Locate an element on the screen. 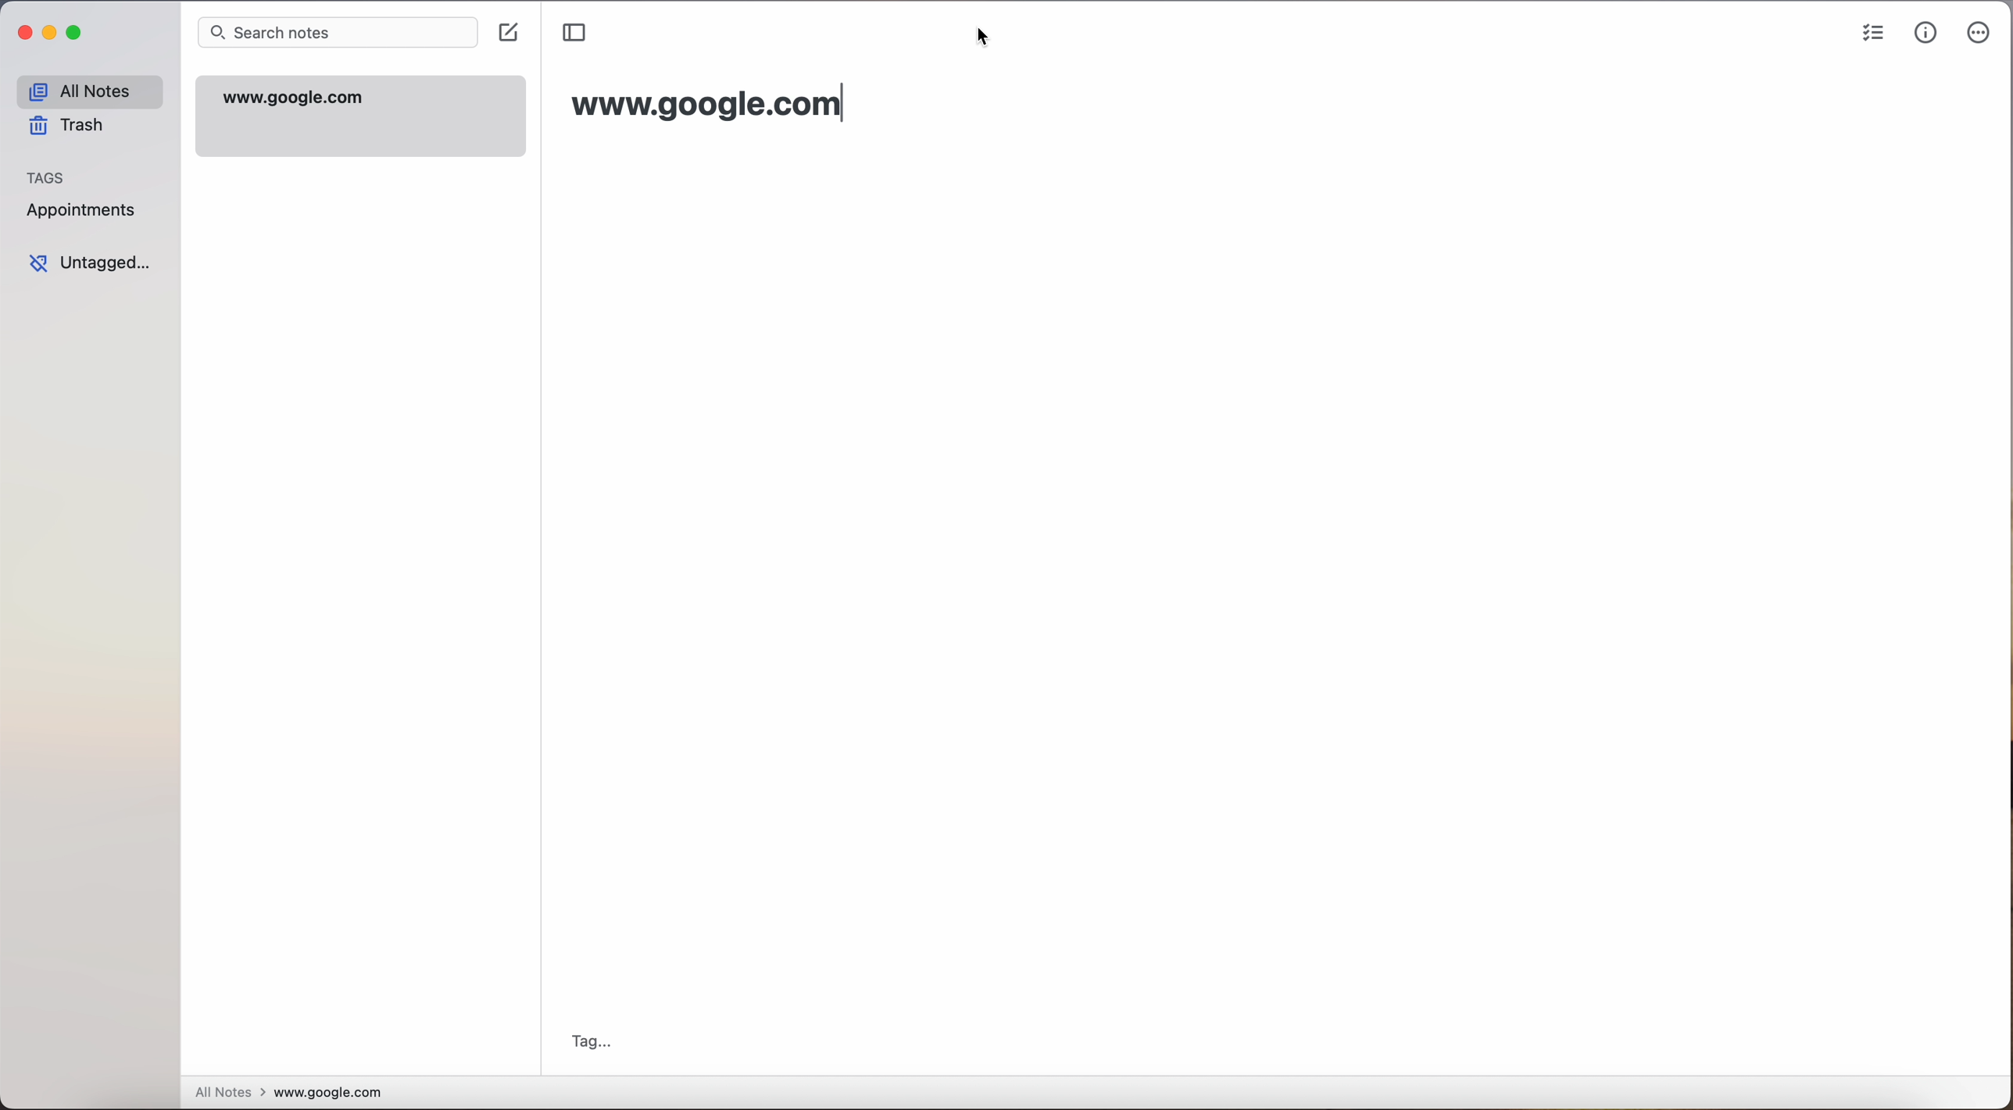 This screenshot has height=1110, width=2013. untagged is located at coordinates (95, 266).